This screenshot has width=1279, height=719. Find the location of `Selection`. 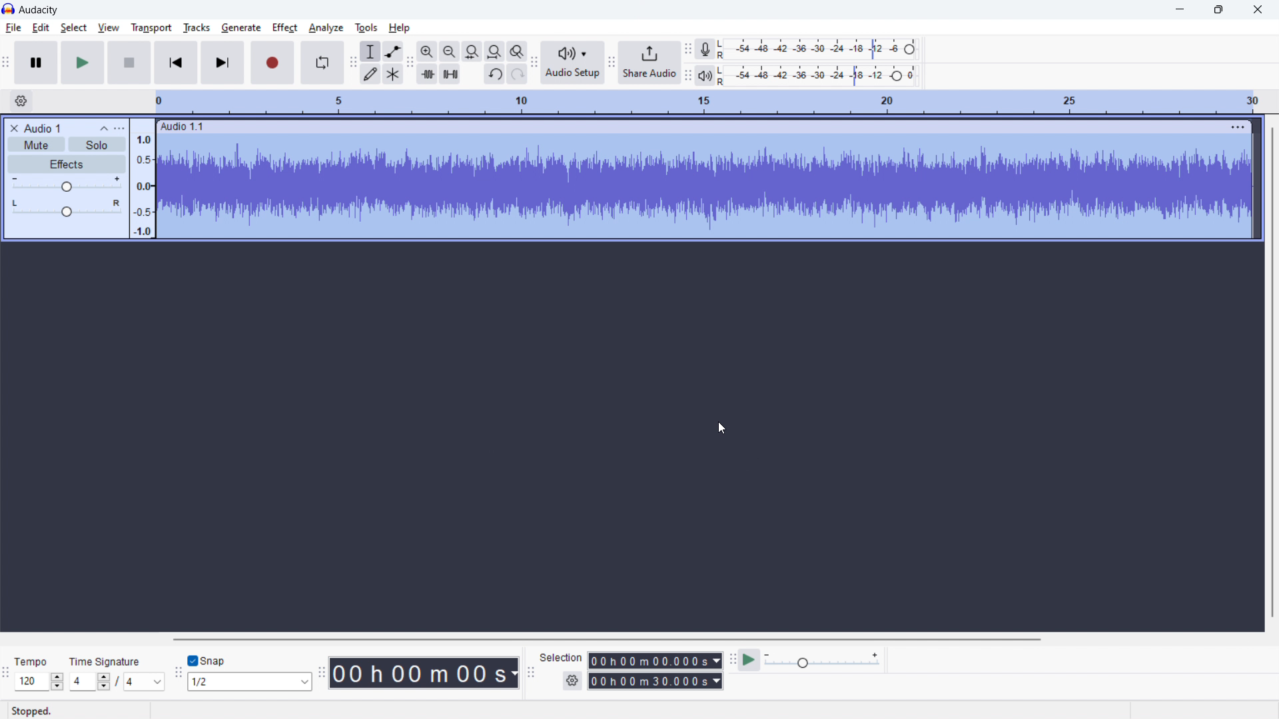

Selection is located at coordinates (562, 656).